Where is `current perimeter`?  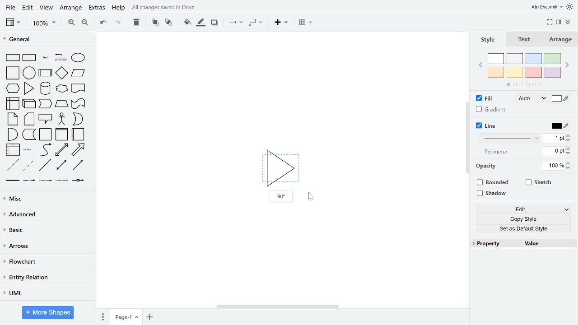
current perimeter is located at coordinates (554, 151).